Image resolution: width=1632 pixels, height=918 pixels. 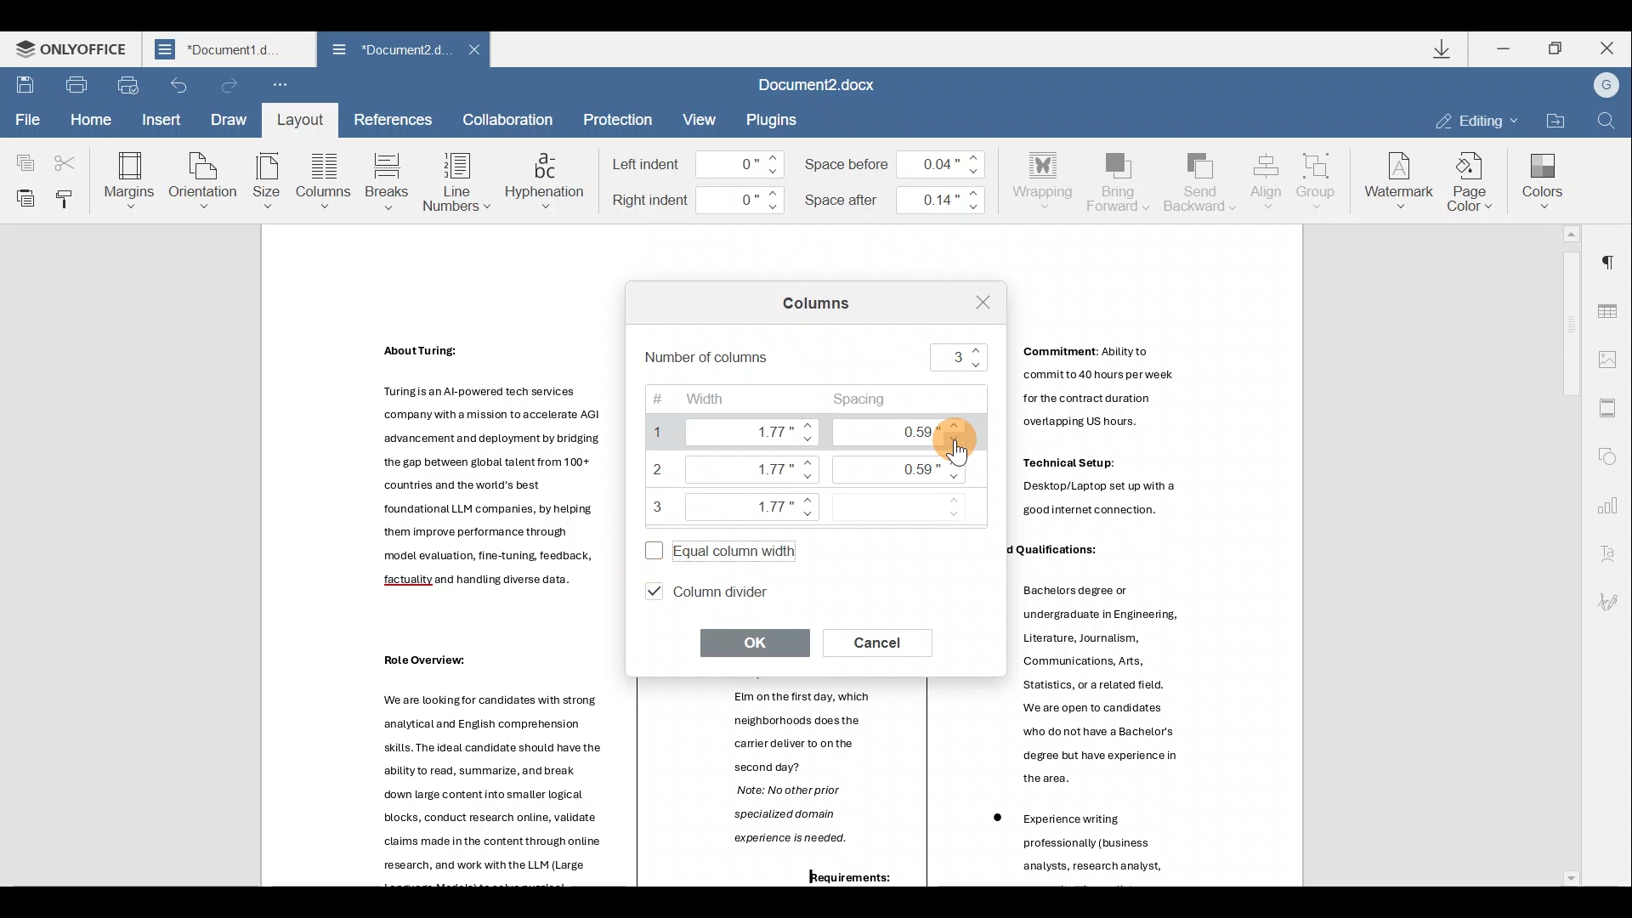 What do you see at coordinates (698, 201) in the screenshot?
I see `Right indent` at bounding box center [698, 201].